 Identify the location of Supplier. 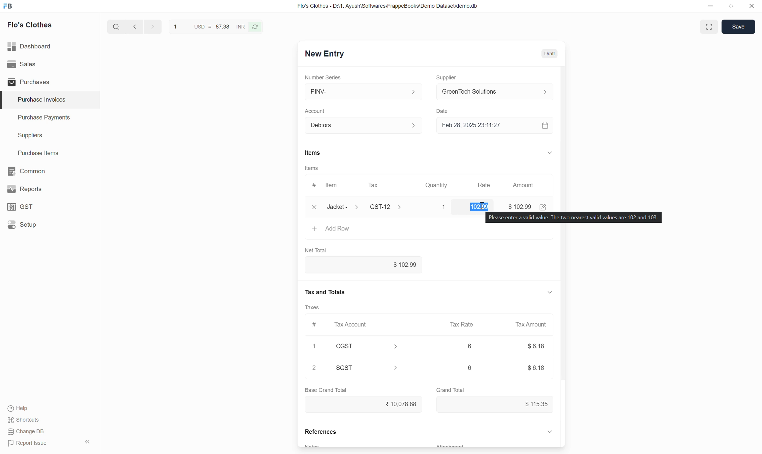
(449, 78).